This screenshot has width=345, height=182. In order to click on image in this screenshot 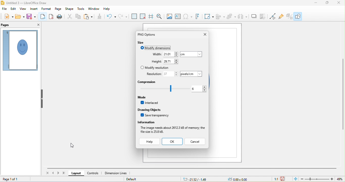, I will do `click(169, 16)`.